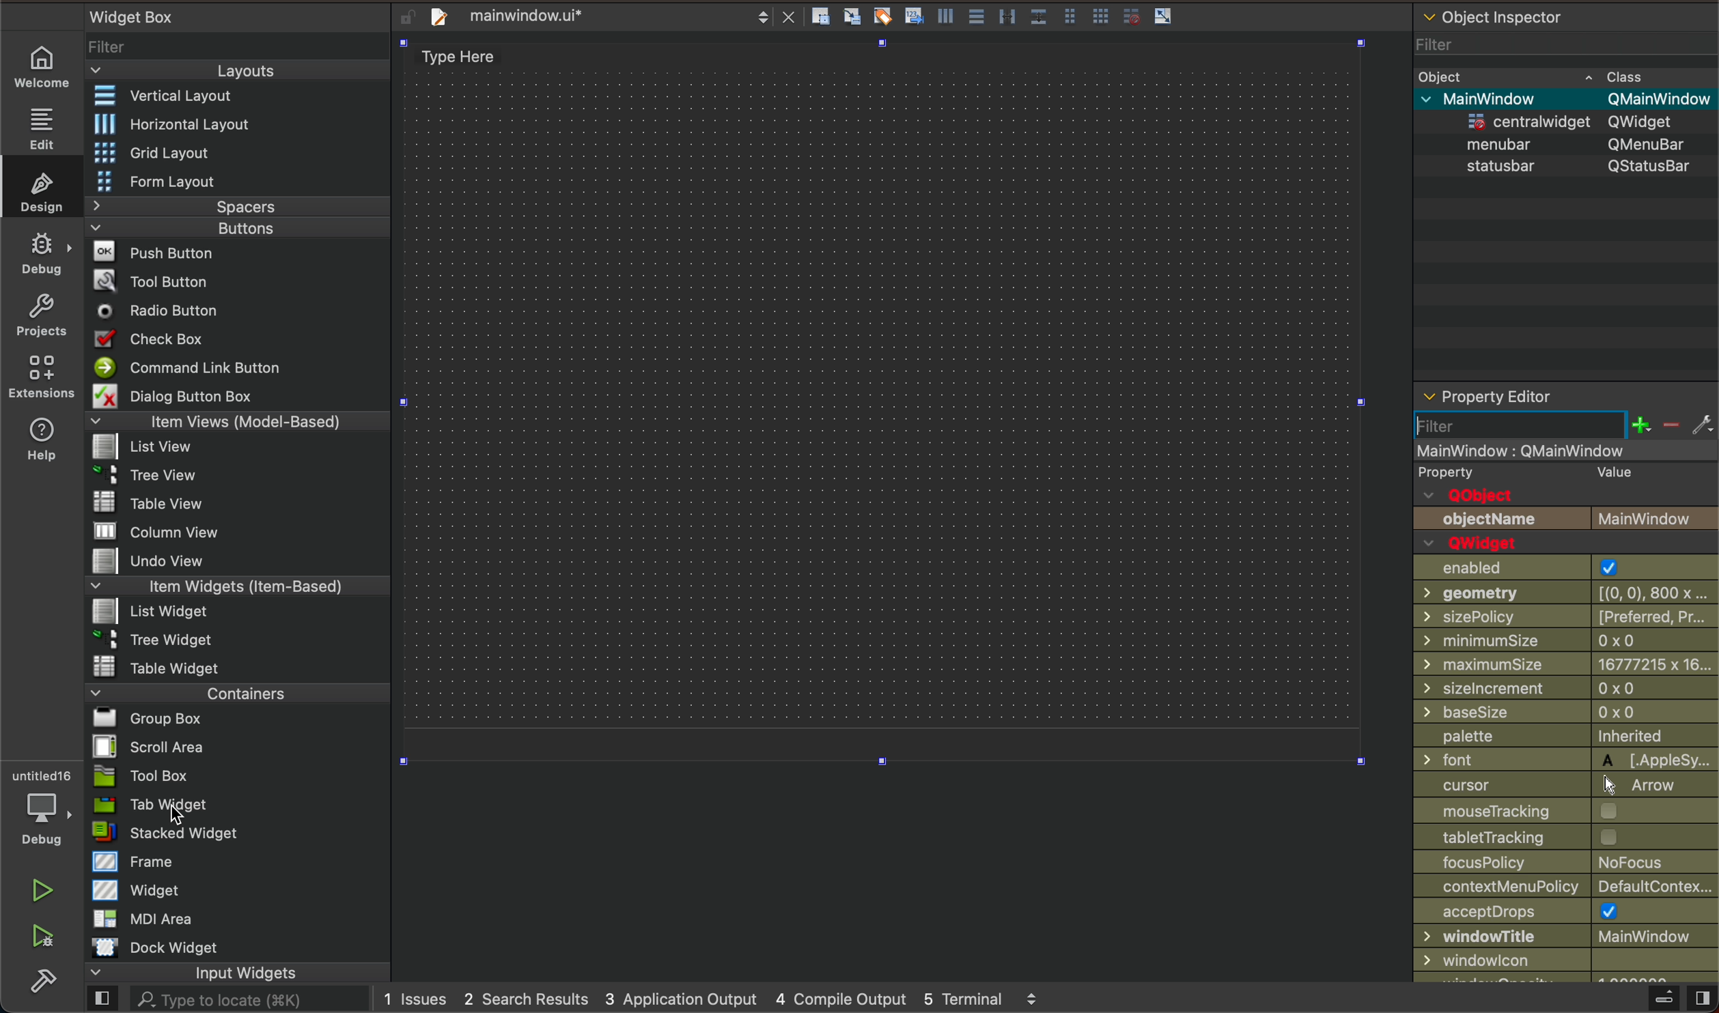 This screenshot has width=1719, height=1013. Describe the element at coordinates (39, 68) in the screenshot. I see `welcome` at that location.